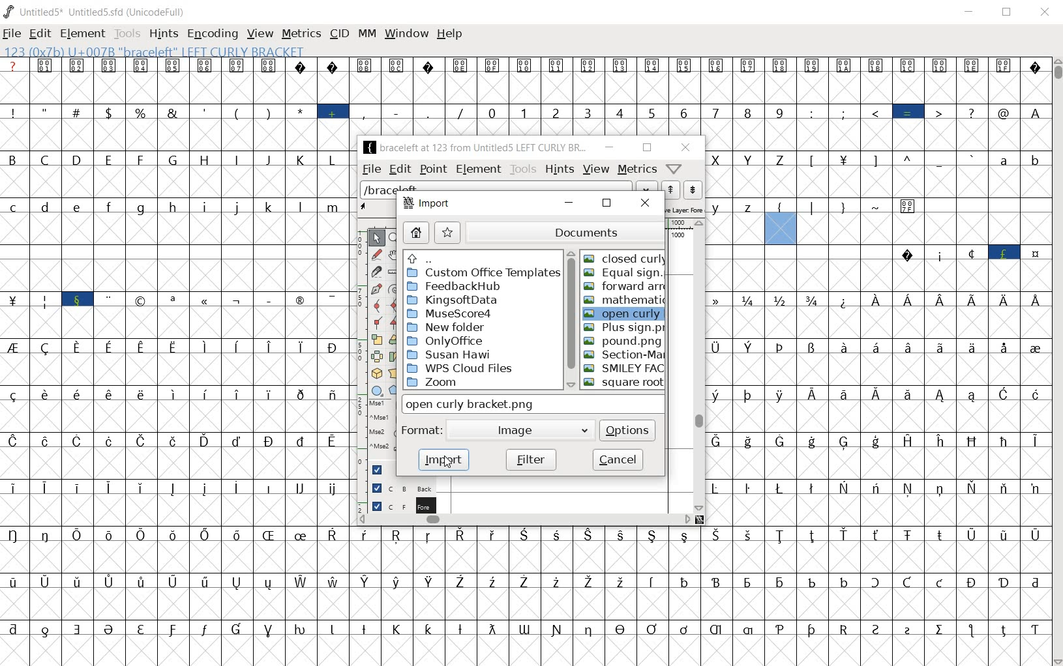 The image size is (1063, 666). What do you see at coordinates (558, 170) in the screenshot?
I see `hints` at bounding box center [558, 170].